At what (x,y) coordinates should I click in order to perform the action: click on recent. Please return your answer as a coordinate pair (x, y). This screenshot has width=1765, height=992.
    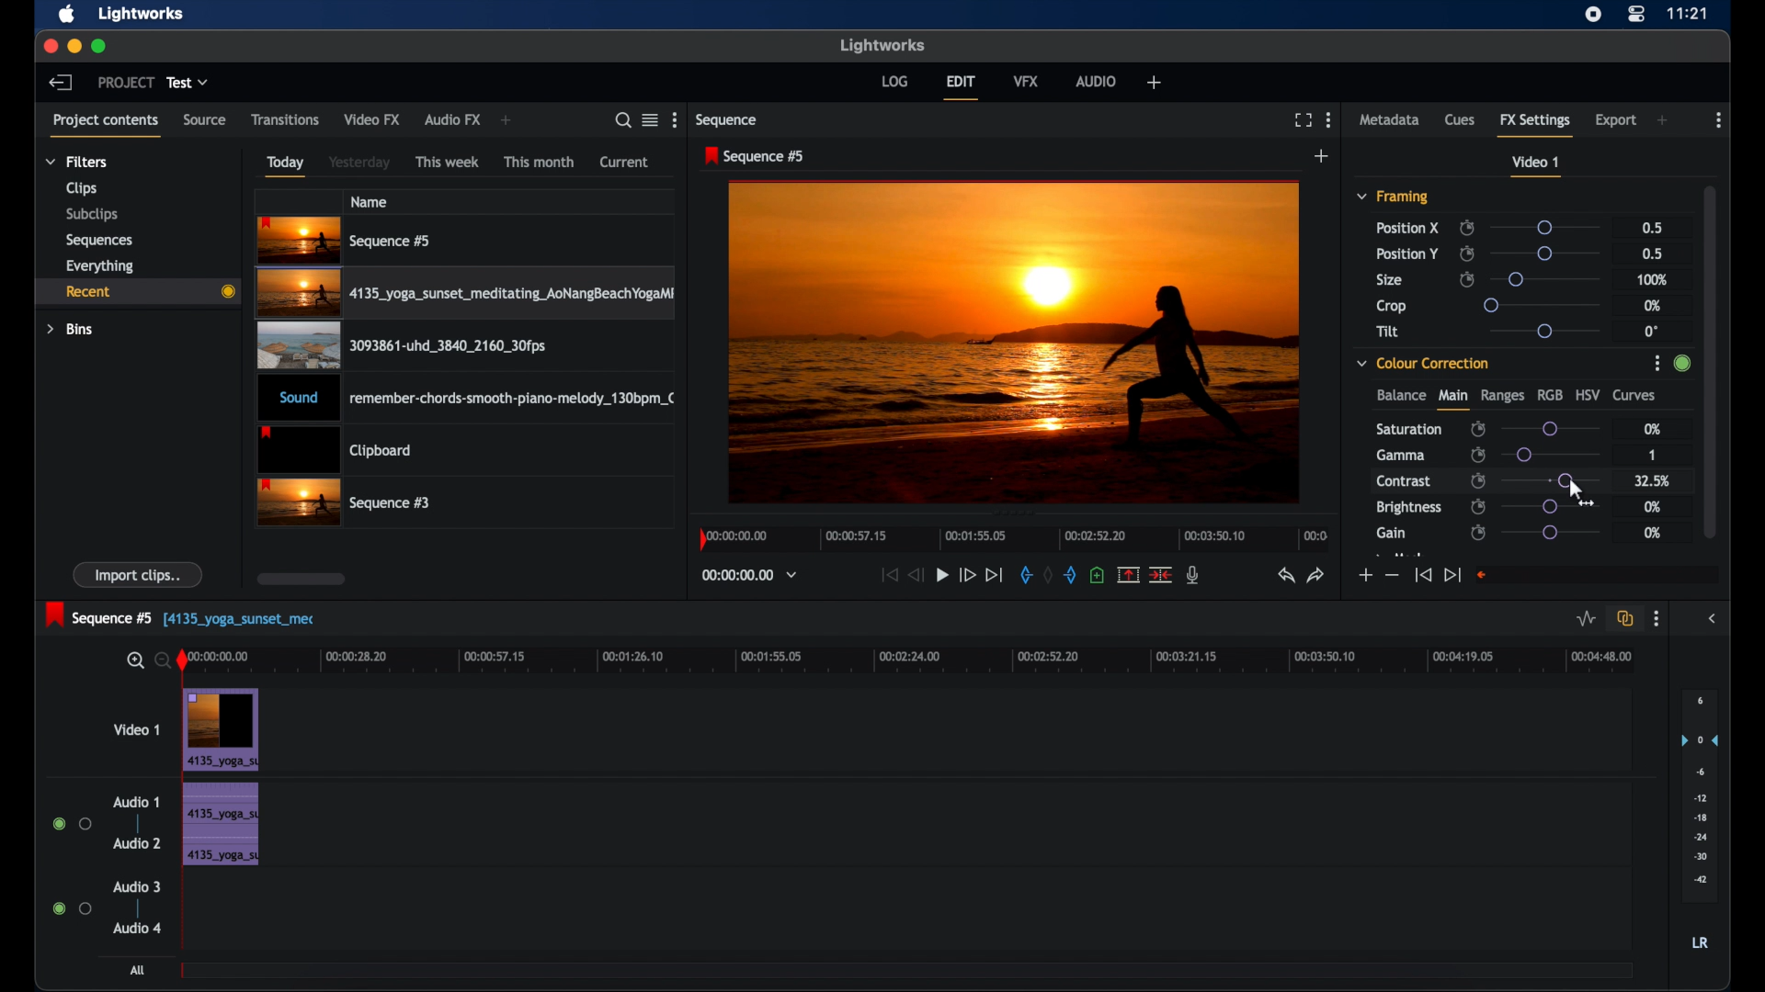
    Looking at the image, I should click on (136, 292).